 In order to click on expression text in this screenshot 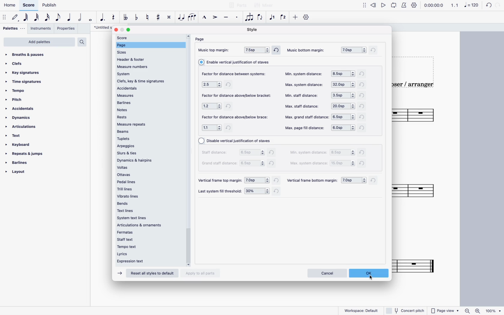, I will do `click(143, 261)`.